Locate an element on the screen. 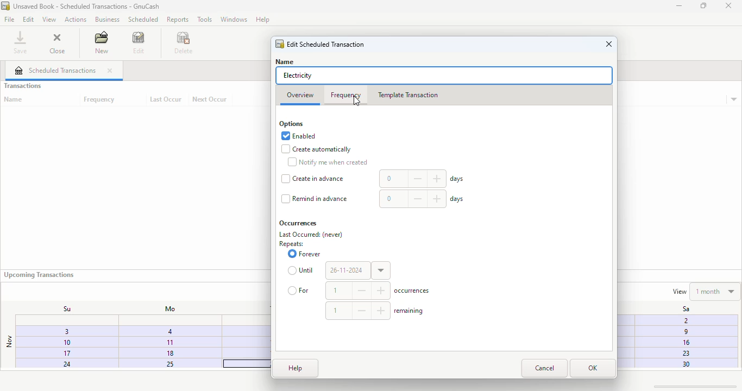 The height and width of the screenshot is (391, 742). 26-11-2024 is located at coordinates (358, 270).